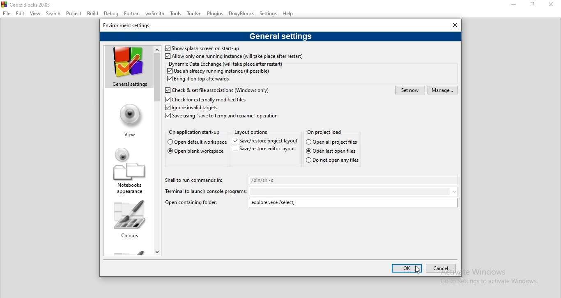 Image resolution: width=561 pixels, height=298 pixels. I want to click on Help, so click(288, 14).